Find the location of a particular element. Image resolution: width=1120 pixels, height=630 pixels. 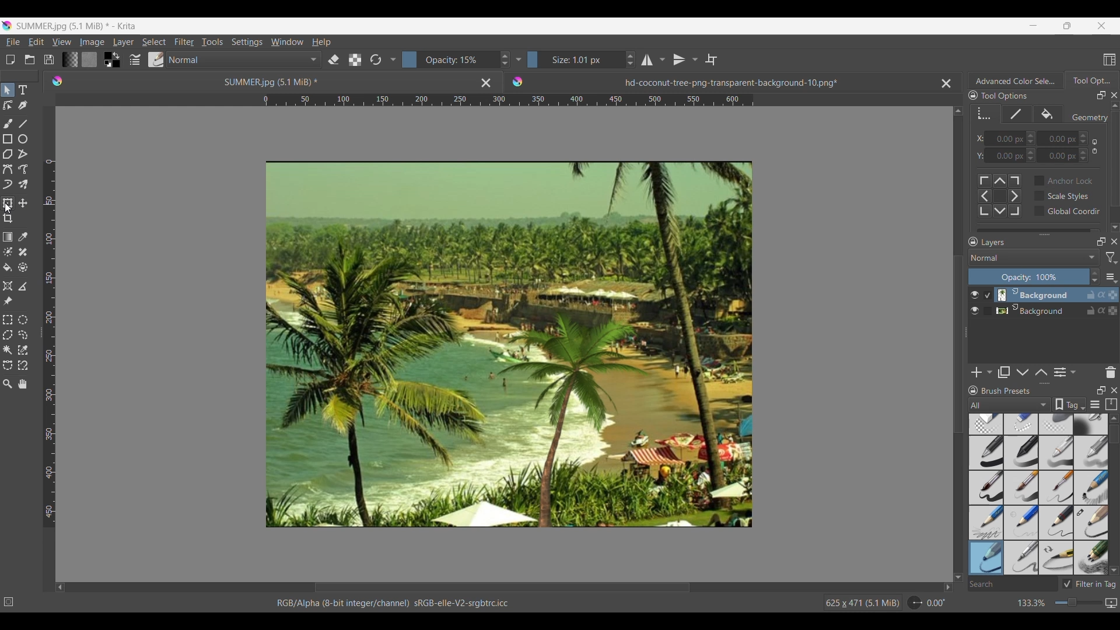

pencil 4 - soft is located at coordinates (985, 557).